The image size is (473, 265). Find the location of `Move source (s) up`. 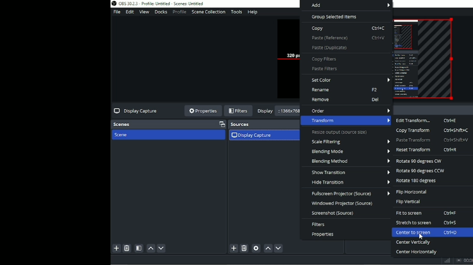

Move source (s) up is located at coordinates (268, 248).